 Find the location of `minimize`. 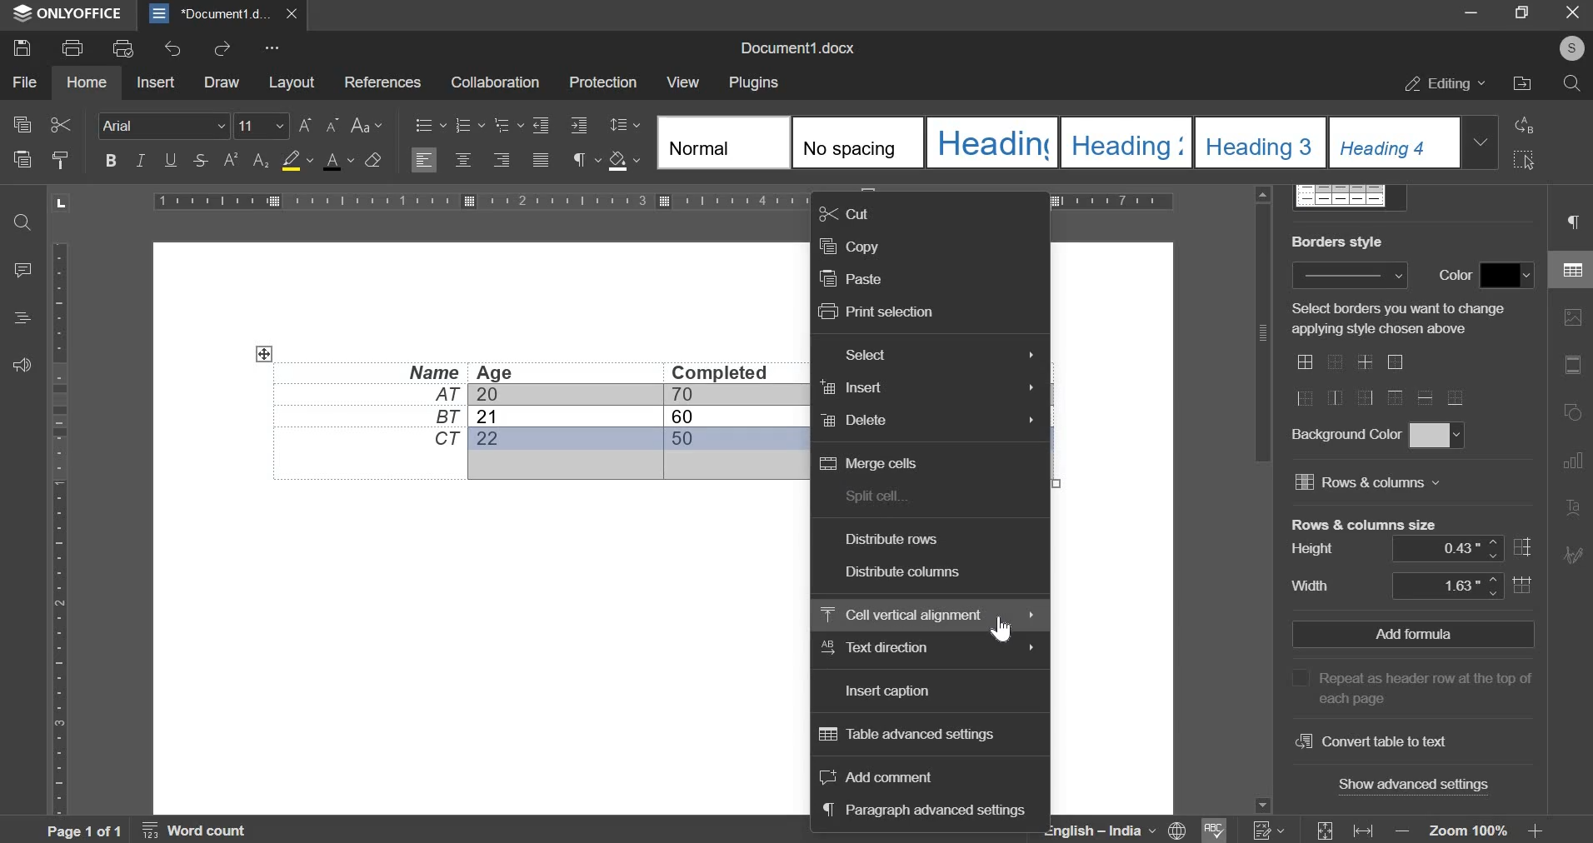

minimize is located at coordinates (1472, 11).